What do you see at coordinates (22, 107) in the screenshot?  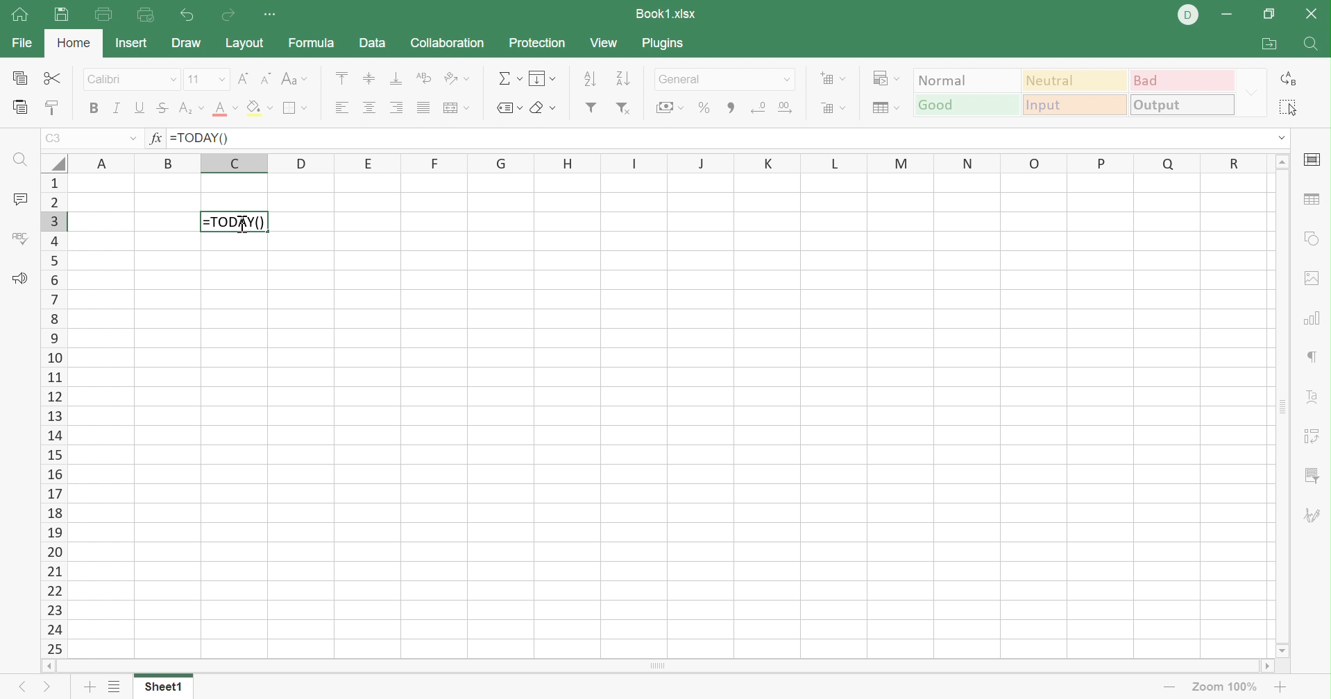 I see `Paste` at bounding box center [22, 107].